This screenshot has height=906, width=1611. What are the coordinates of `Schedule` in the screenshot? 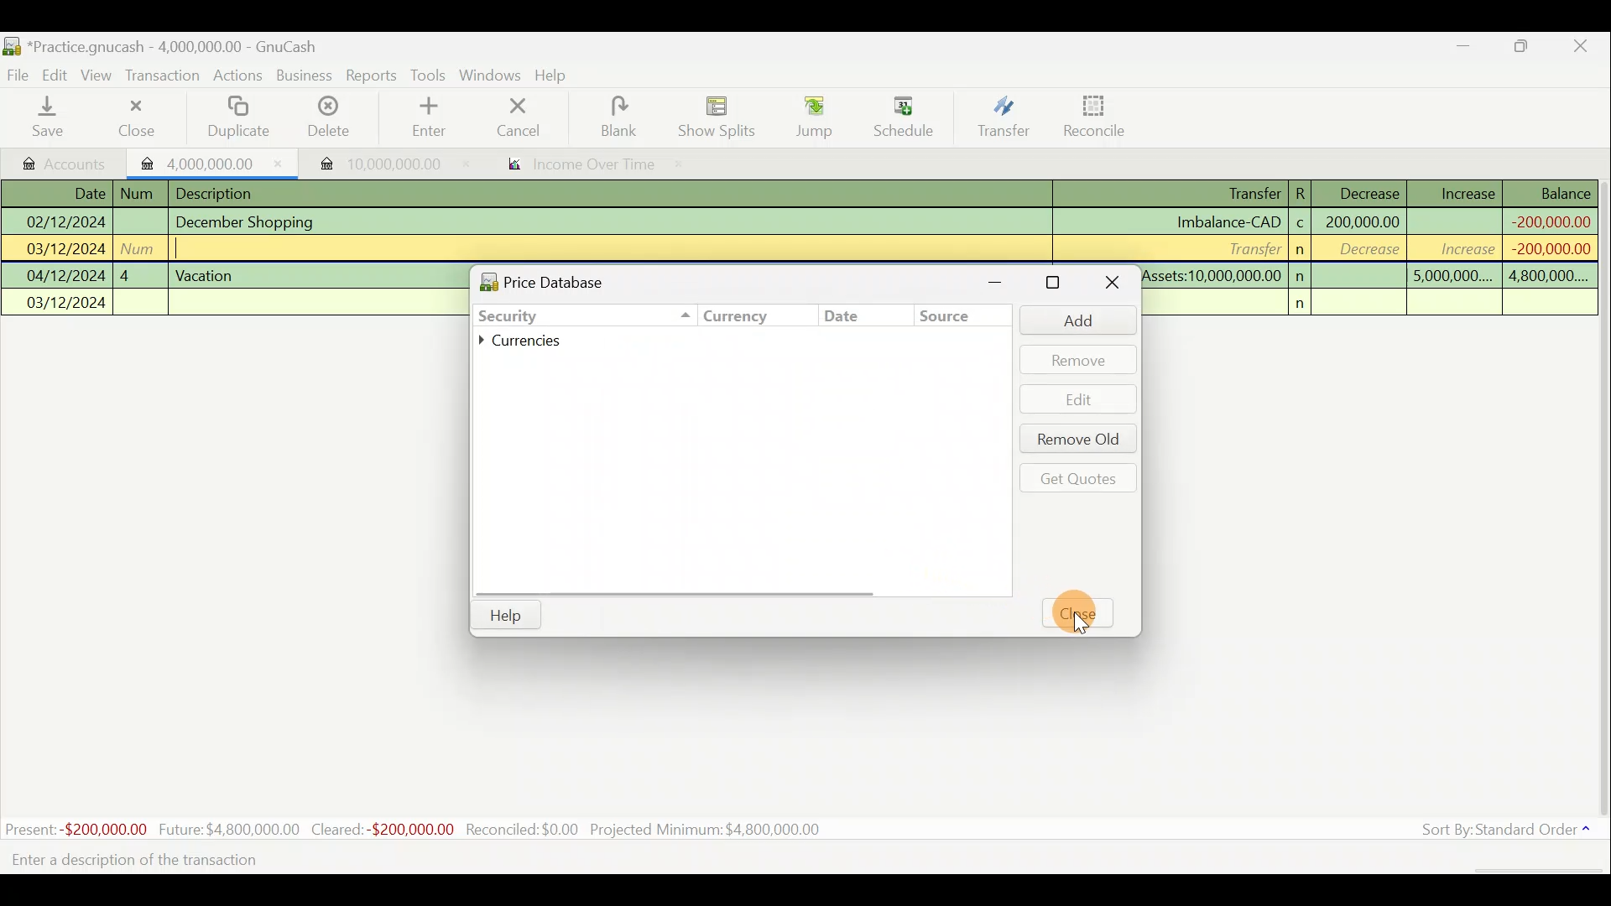 It's located at (904, 117).